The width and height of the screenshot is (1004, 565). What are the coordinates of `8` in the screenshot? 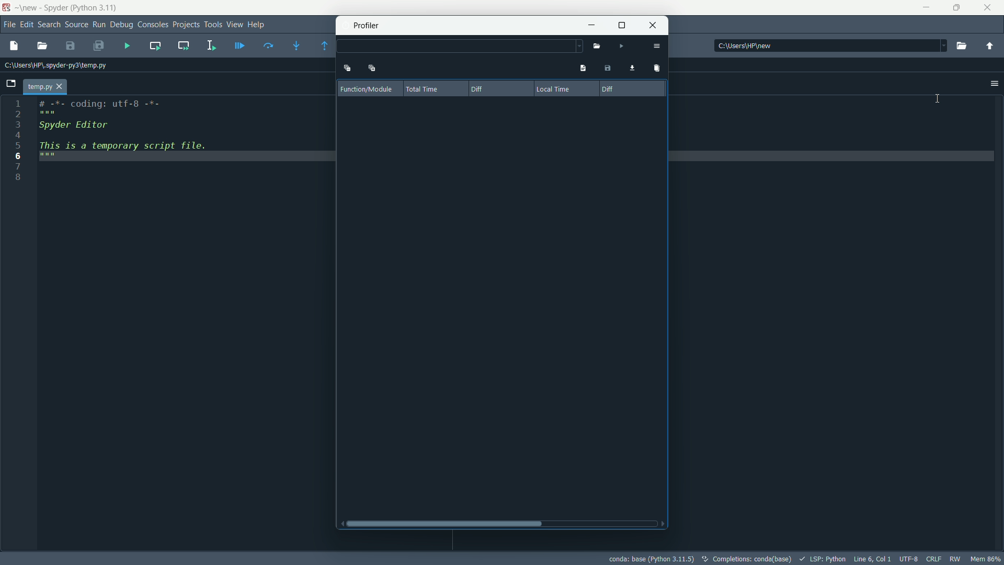 It's located at (19, 176).